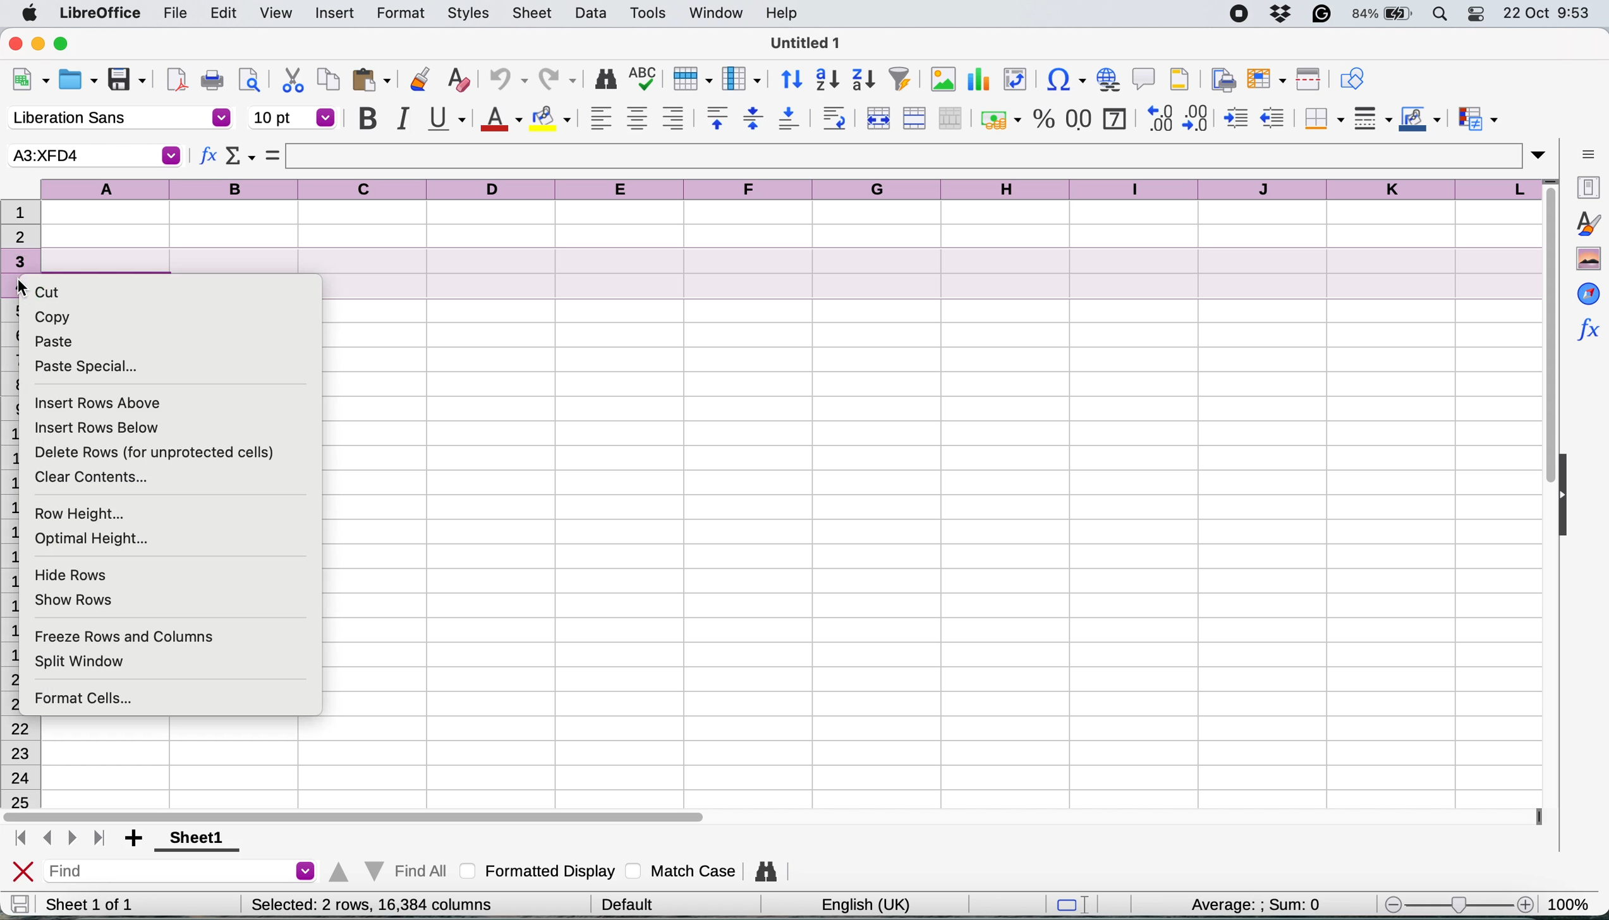 This screenshot has height=920, width=1609. Describe the element at coordinates (637, 119) in the screenshot. I see `align center` at that location.